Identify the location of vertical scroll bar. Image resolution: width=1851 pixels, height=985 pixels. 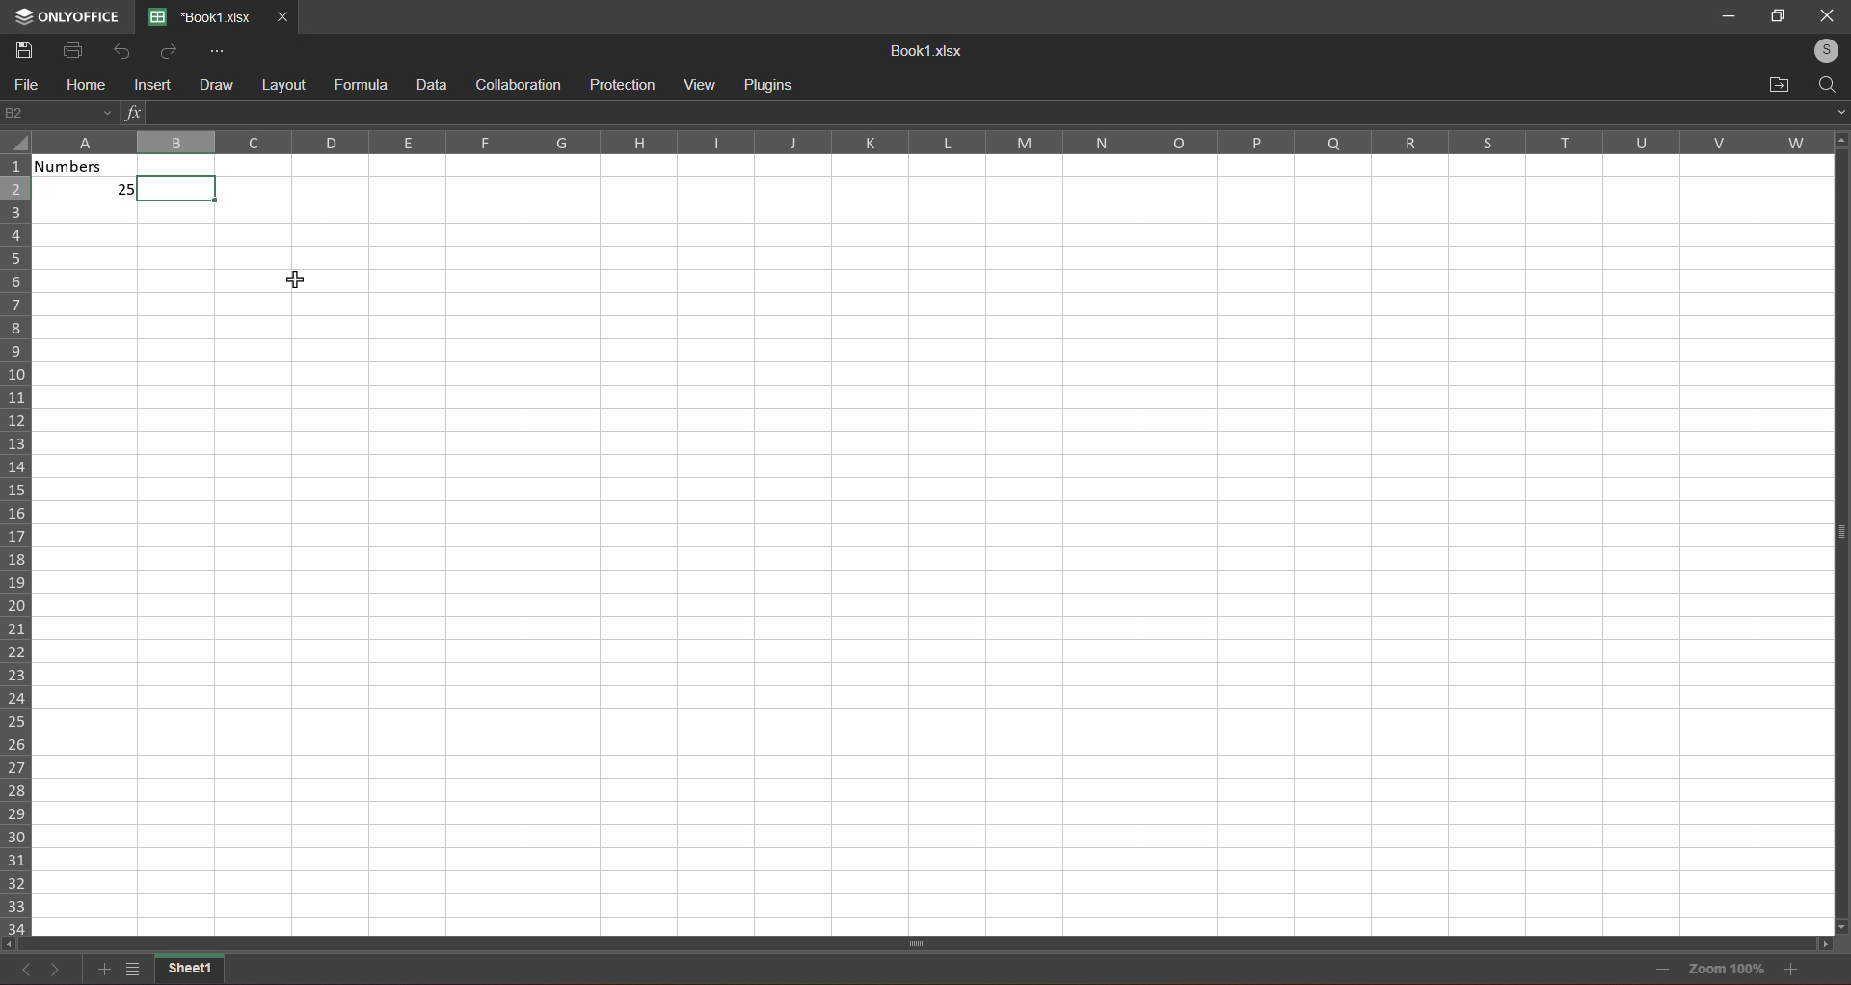
(1838, 546).